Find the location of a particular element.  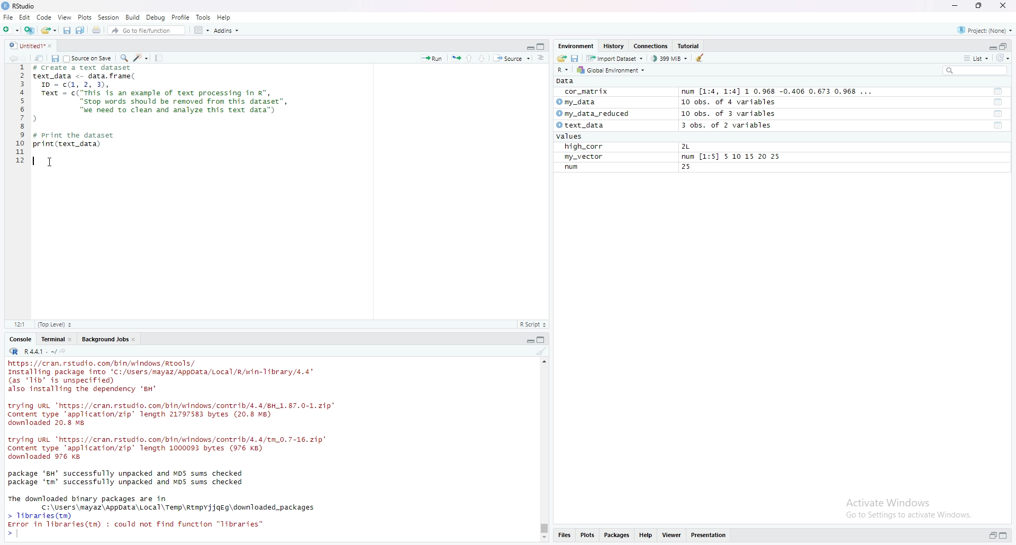

terminal is located at coordinates (56, 339).